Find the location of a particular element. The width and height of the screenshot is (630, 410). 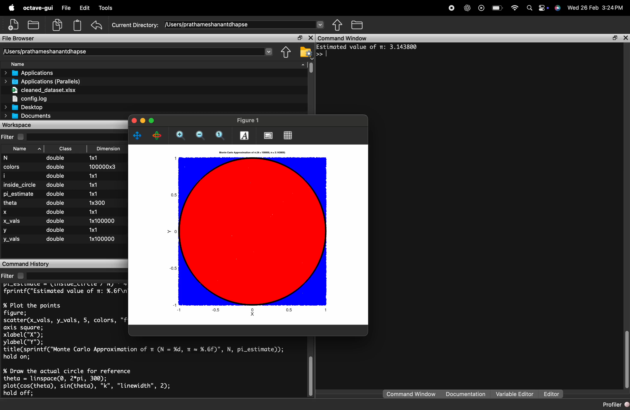

N is located at coordinates (9, 158).